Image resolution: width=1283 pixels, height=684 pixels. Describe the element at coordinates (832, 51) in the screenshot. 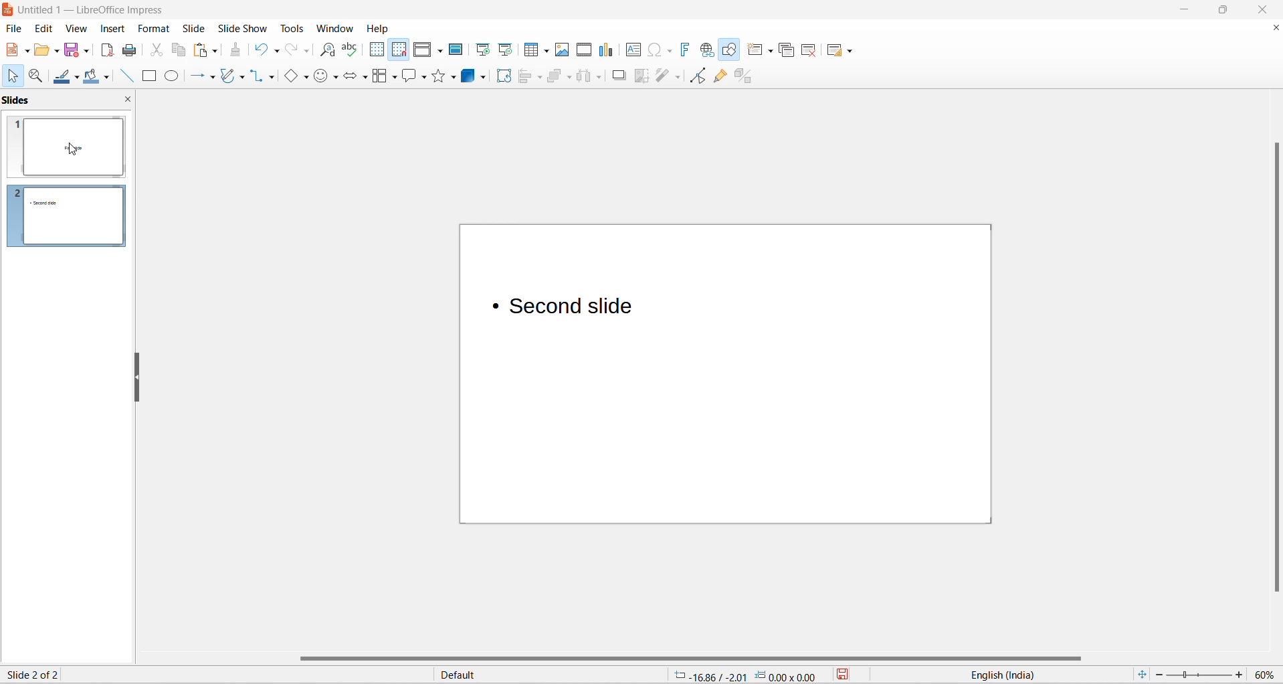

I see `slide layout` at that location.